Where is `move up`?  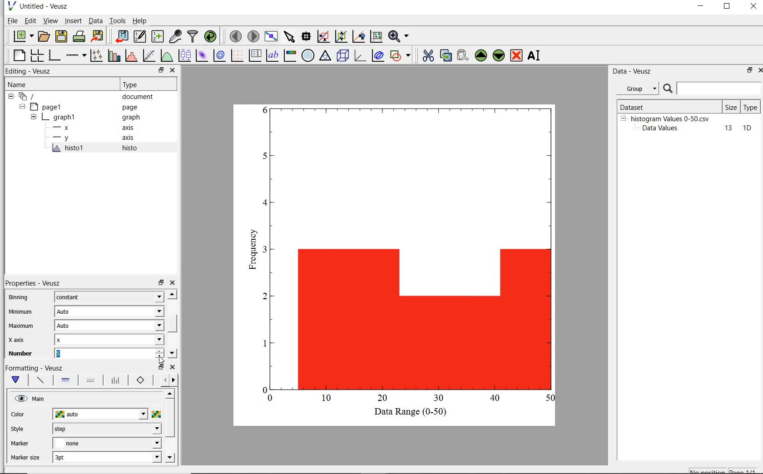 move up is located at coordinates (169, 393).